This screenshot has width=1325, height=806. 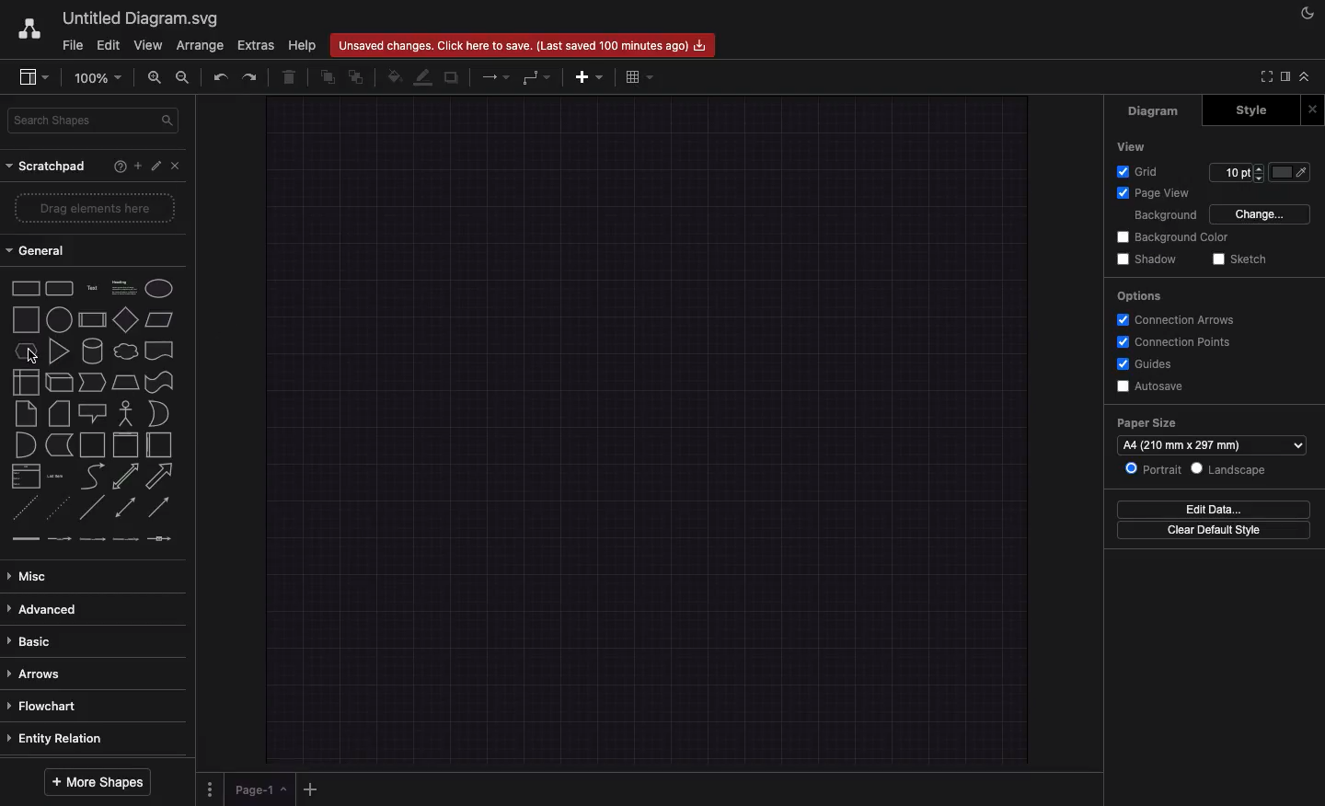 What do you see at coordinates (1238, 170) in the screenshot?
I see `Size 10pt` at bounding box center [1238, 170].